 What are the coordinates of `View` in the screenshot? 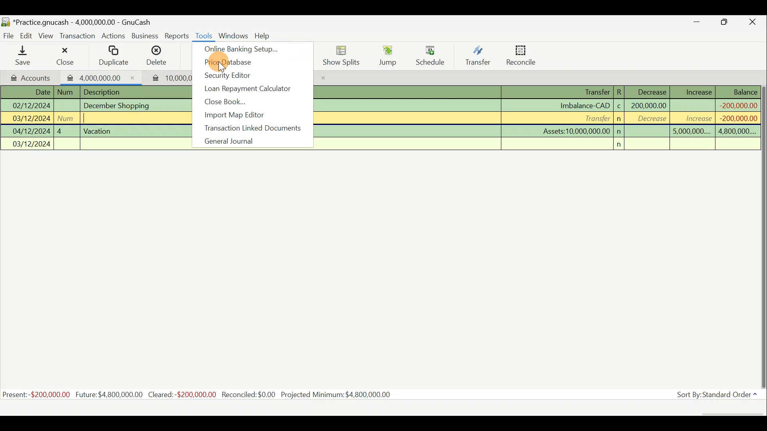 It's located at (48, 36).